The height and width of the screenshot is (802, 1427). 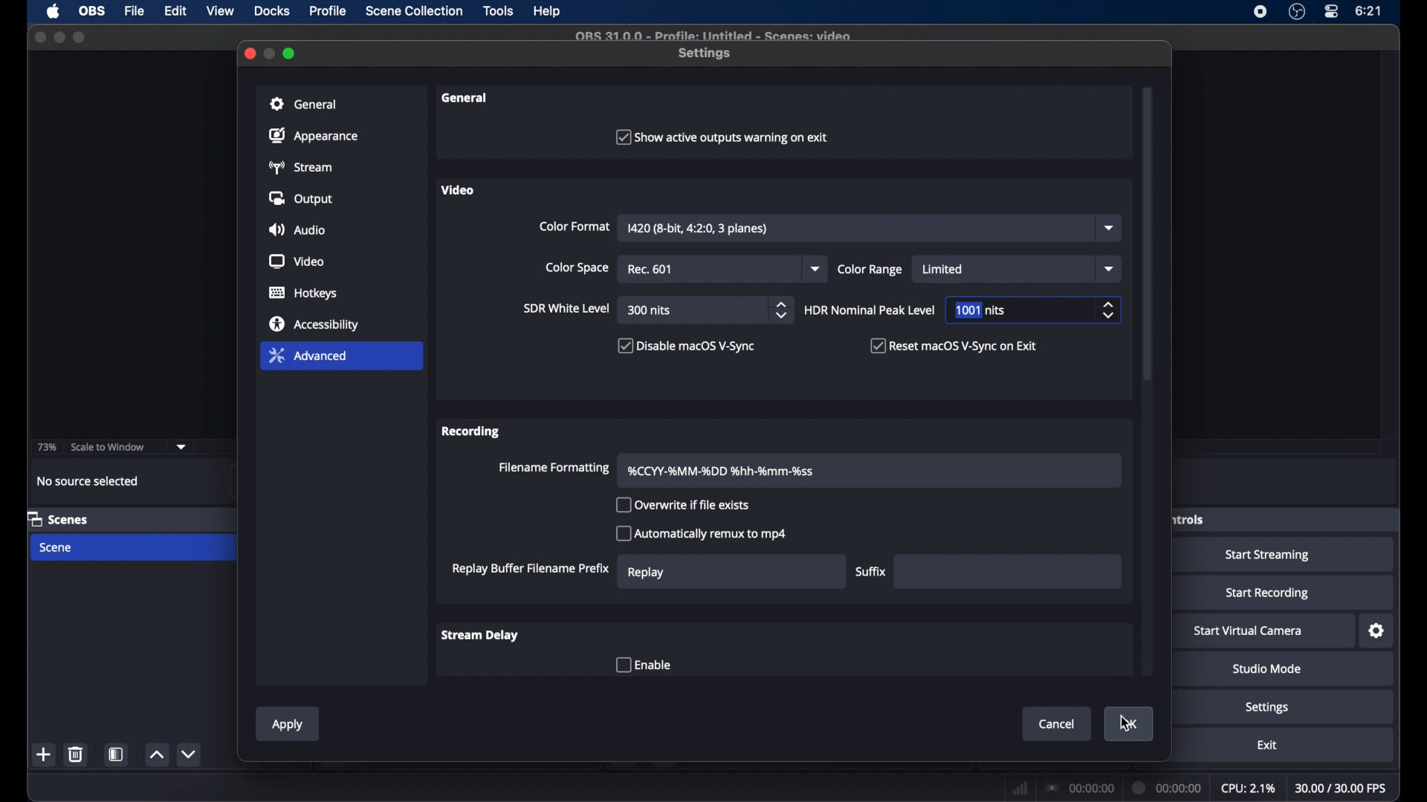 I want to click on [V] Reset macOS V-Sync on Exit, so click(x=962, y=345).